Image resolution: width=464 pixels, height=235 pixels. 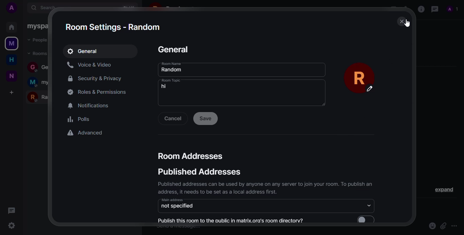 What do you see at coordinates (452, 10) in the screenshot?
I see `profile` at bounding box center [452, 10].